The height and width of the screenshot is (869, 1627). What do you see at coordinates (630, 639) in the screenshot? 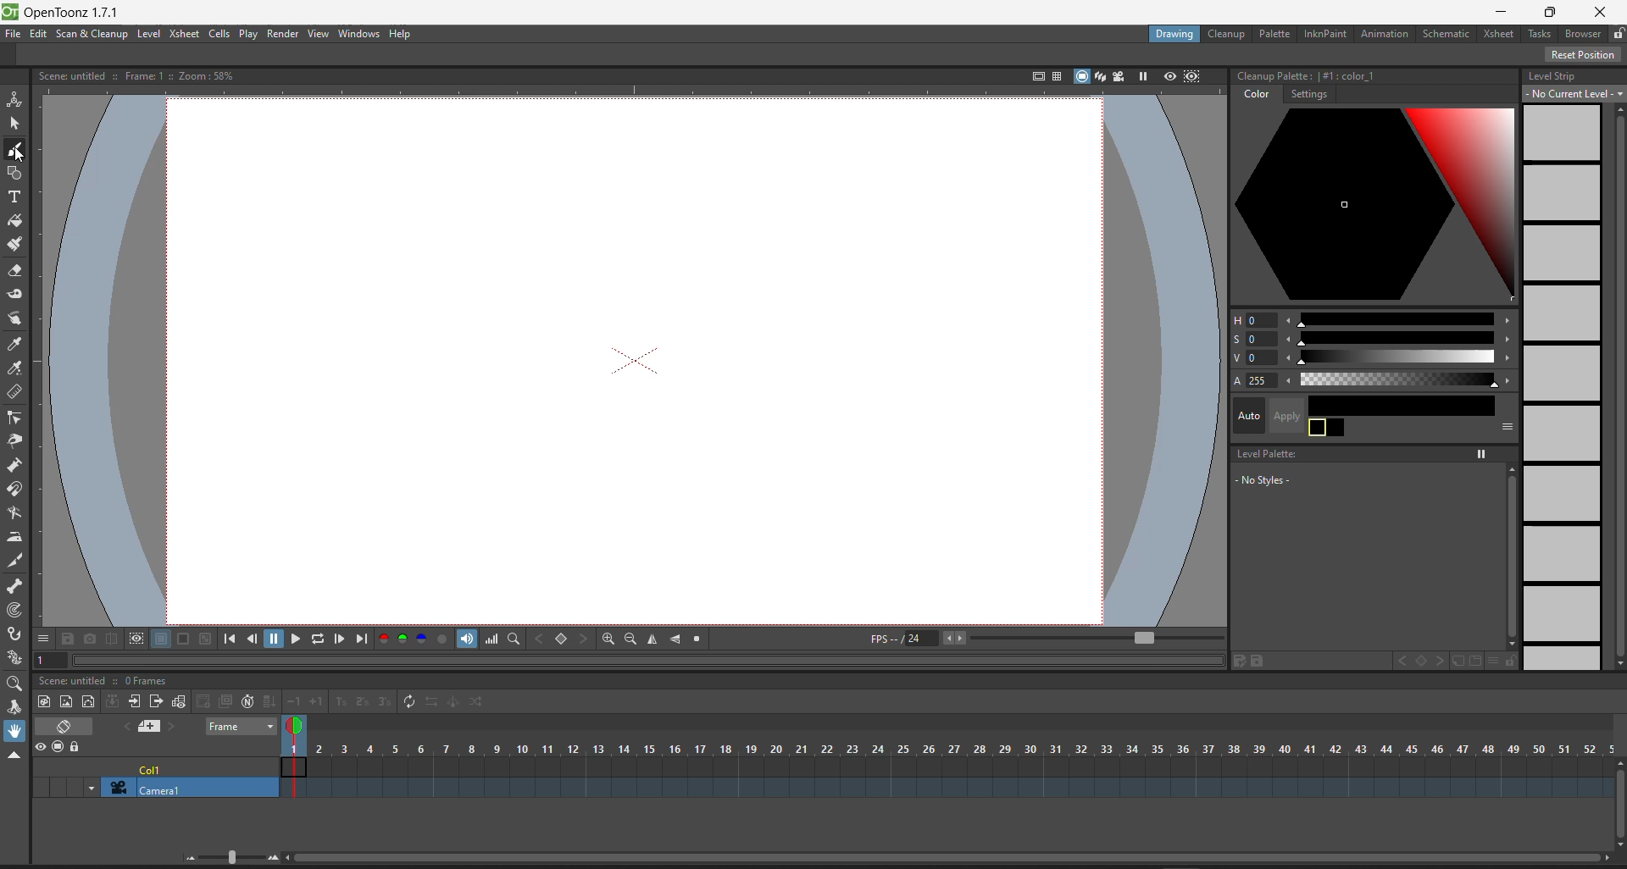
I see `zoom out` at bounding box center [630, 639].